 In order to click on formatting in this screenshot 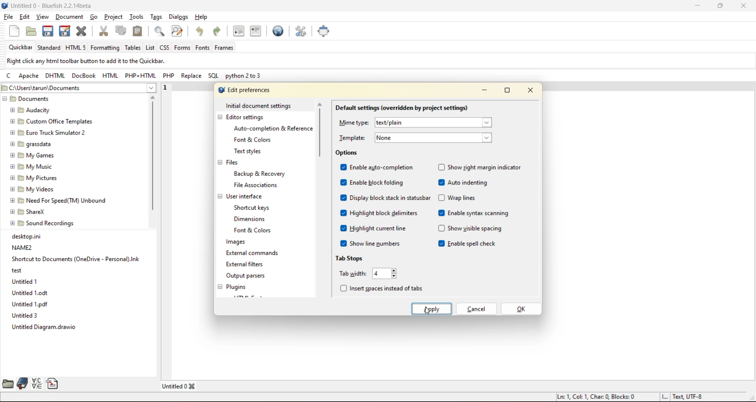, I will do `click(105, 48)`.